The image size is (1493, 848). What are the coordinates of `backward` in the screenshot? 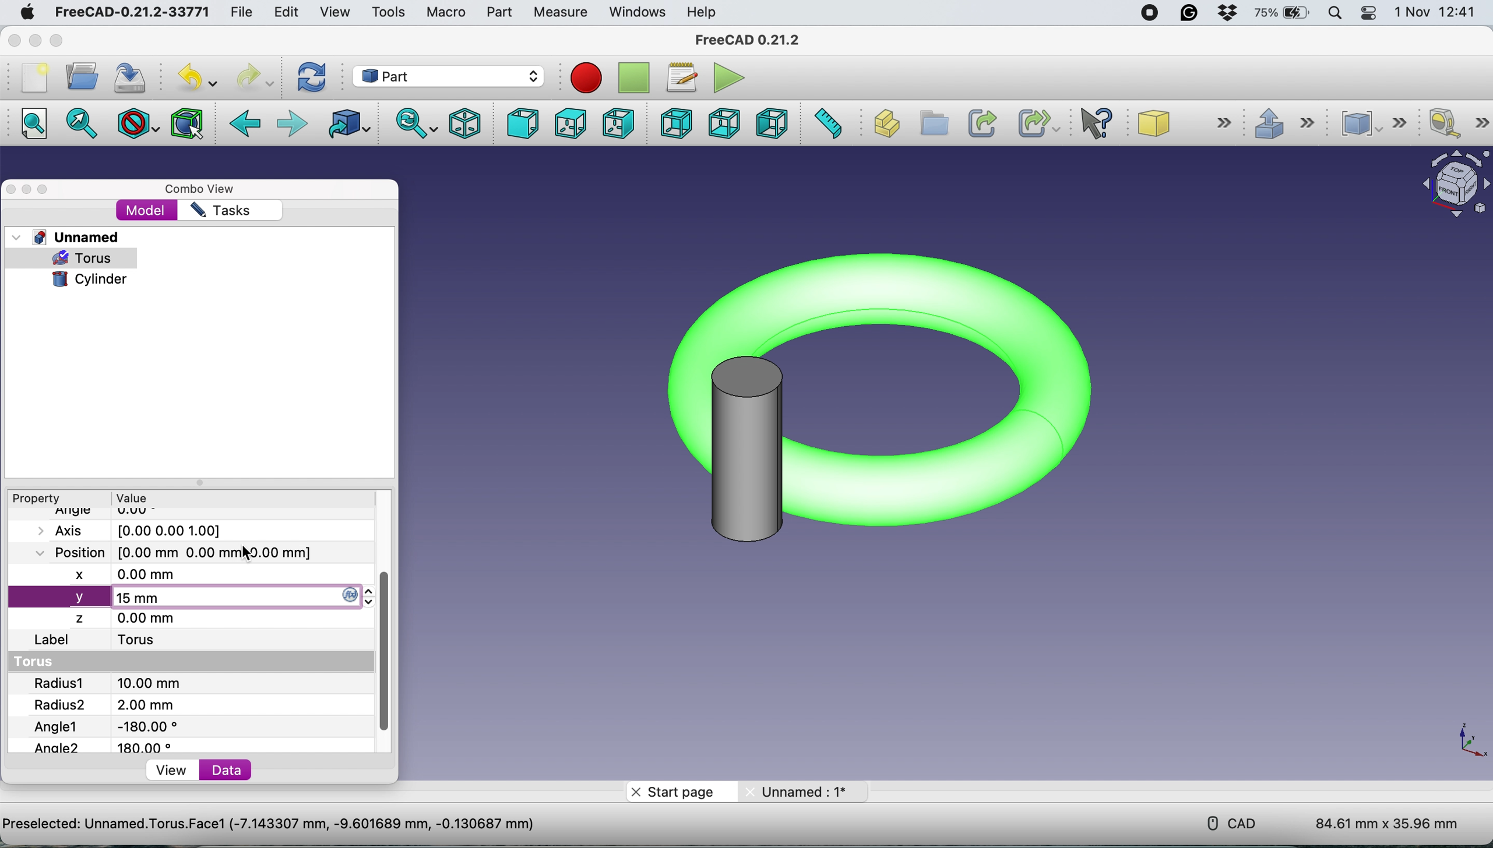 It's located at (248, 125).